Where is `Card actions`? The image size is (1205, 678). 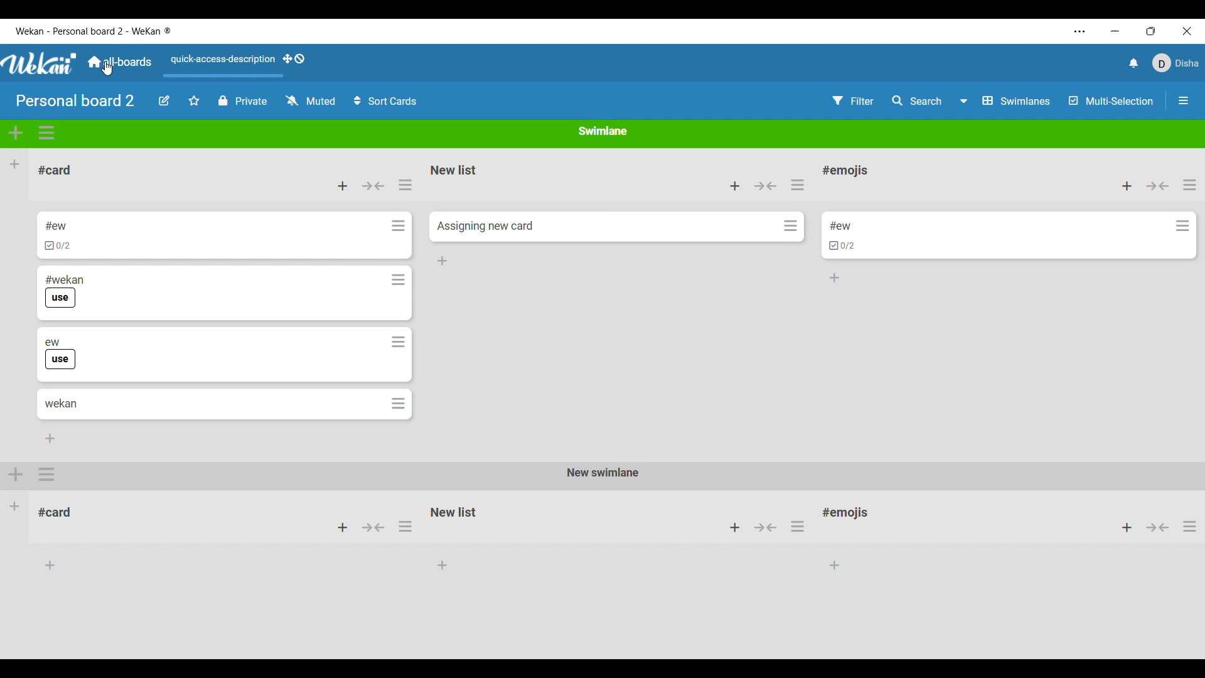
Card actions is located at coordinates (398, 279).